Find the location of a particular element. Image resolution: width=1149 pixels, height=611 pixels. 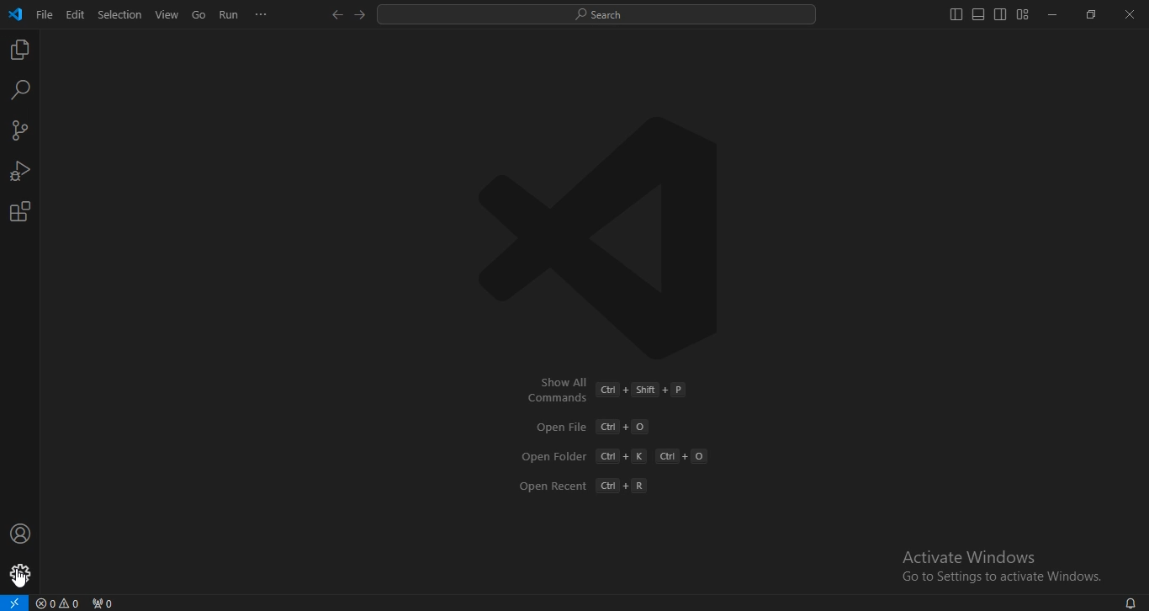

toggle secondary sidebar is located at coordinates (1000, 14).